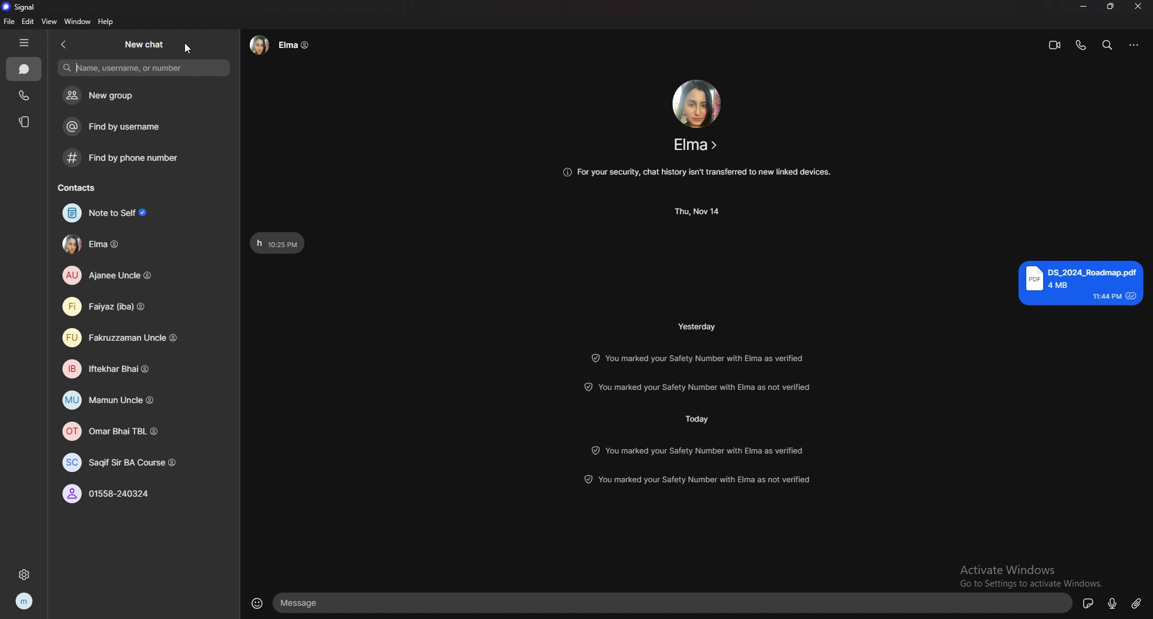 The image size is (1153, 619). I want to click on new chat, so click(144, 44).